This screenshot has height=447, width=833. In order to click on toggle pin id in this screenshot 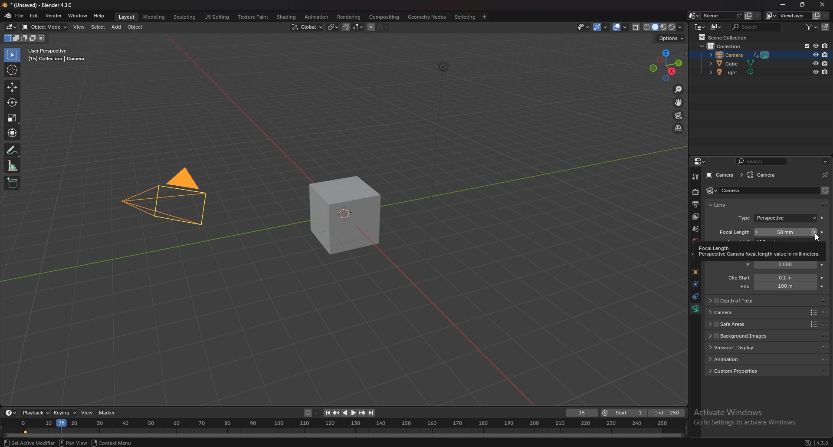, I will do `click(824, 175)`.